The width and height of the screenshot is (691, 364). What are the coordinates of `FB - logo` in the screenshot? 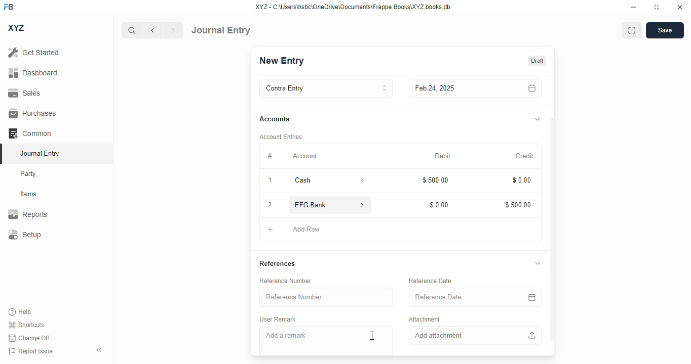 It's located at (9, 7).